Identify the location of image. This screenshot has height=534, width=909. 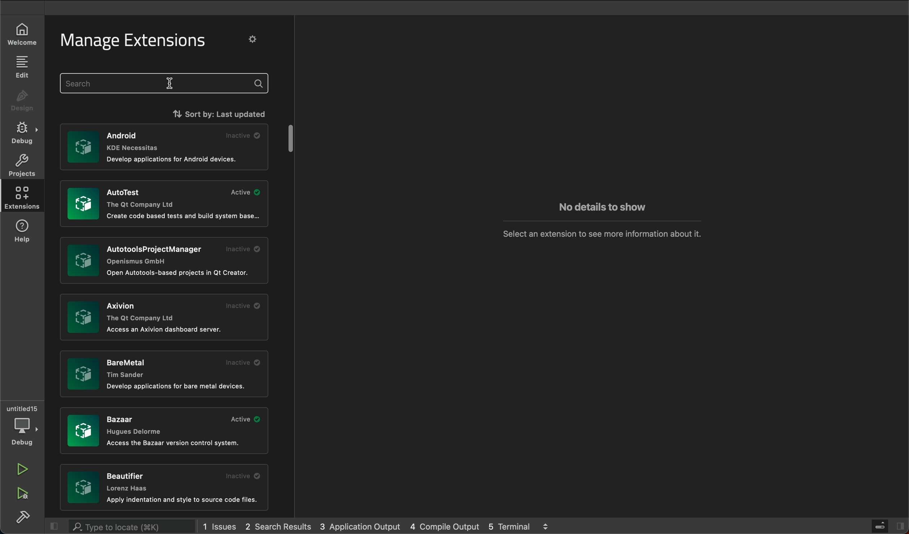
(83, 260).